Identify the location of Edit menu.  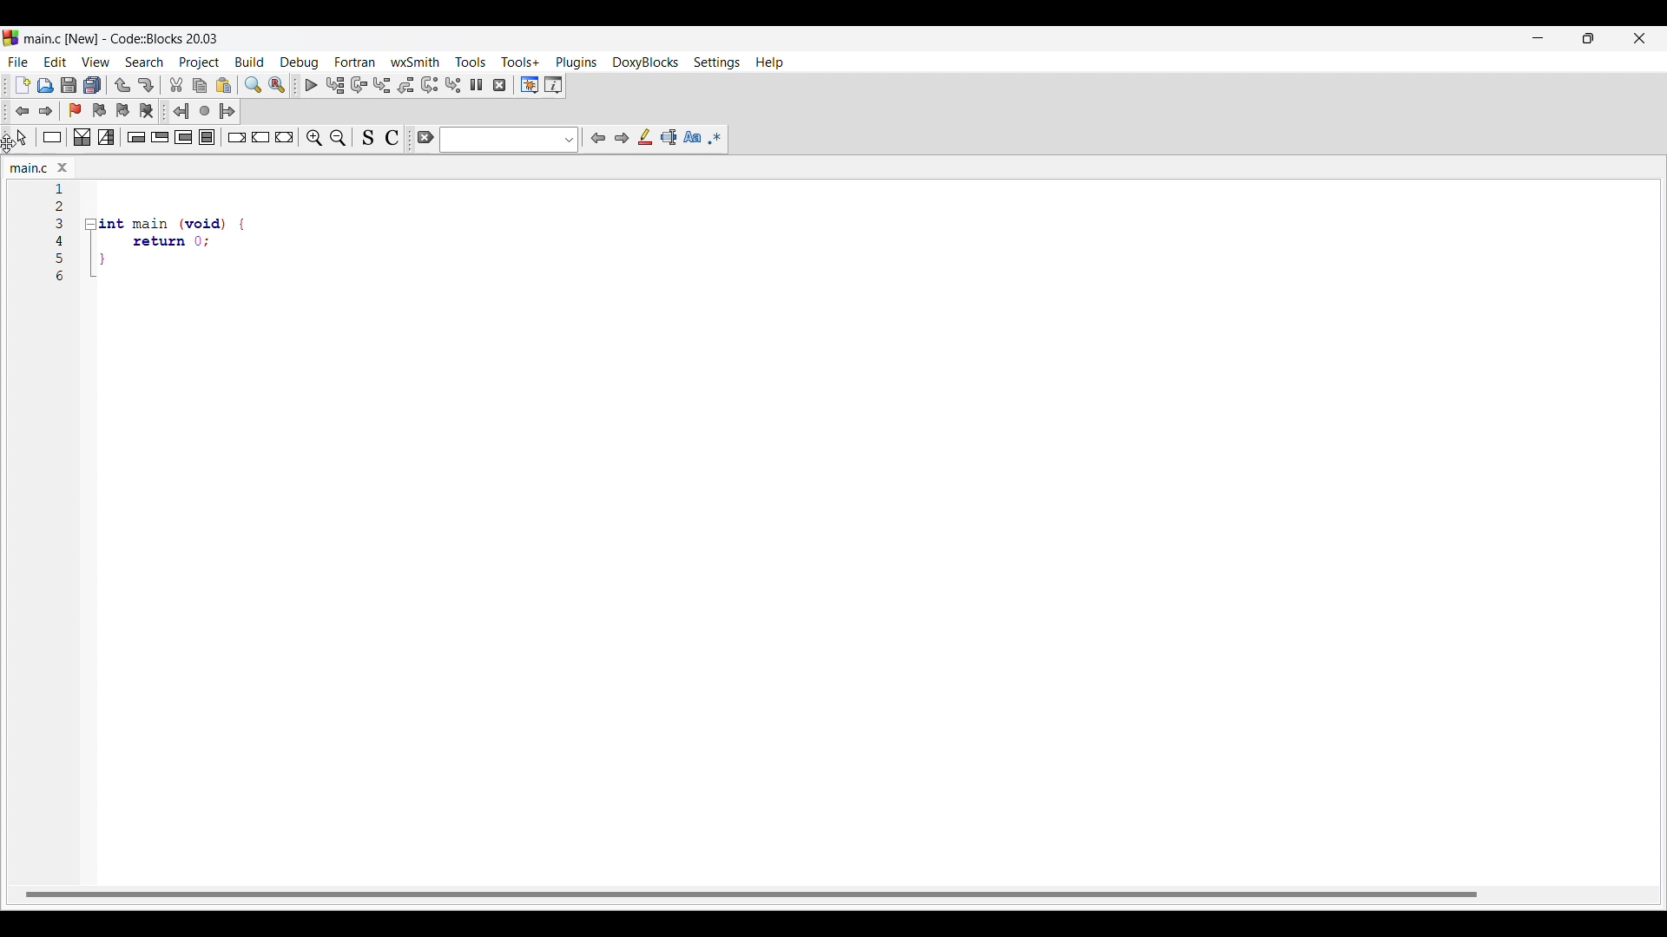
(56, 62).